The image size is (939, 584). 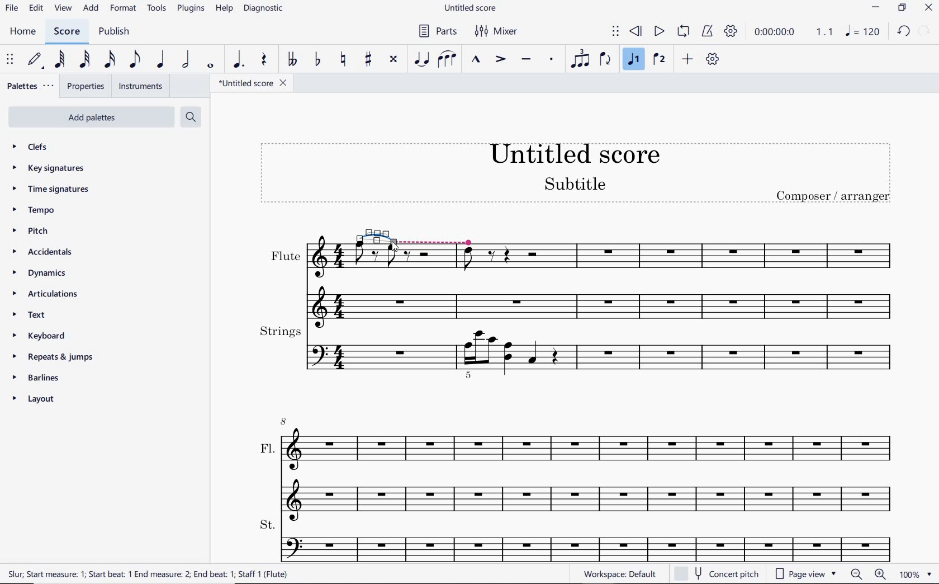 What do you see at coordinates (575, 175) in the screenshot?
I see `title` at bounding box center [575, 175].